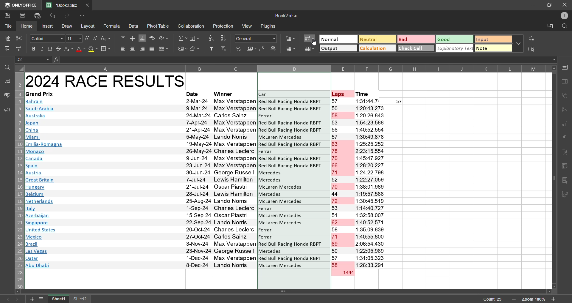 This screenshot has height=303, width=572. What do you see at coordinates (565, 152) in the screenshot?
I see `text` at bounding box center [565, 152].